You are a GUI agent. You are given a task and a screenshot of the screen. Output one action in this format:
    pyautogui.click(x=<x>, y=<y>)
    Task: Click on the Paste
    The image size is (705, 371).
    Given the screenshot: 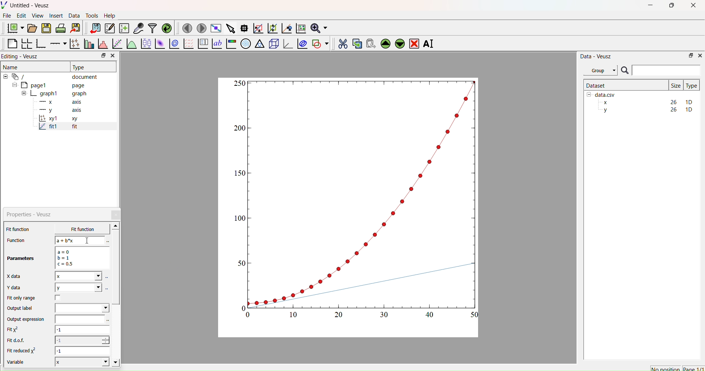 What is the action you would take?
    pyautogui.click(x=370, y=43)
    